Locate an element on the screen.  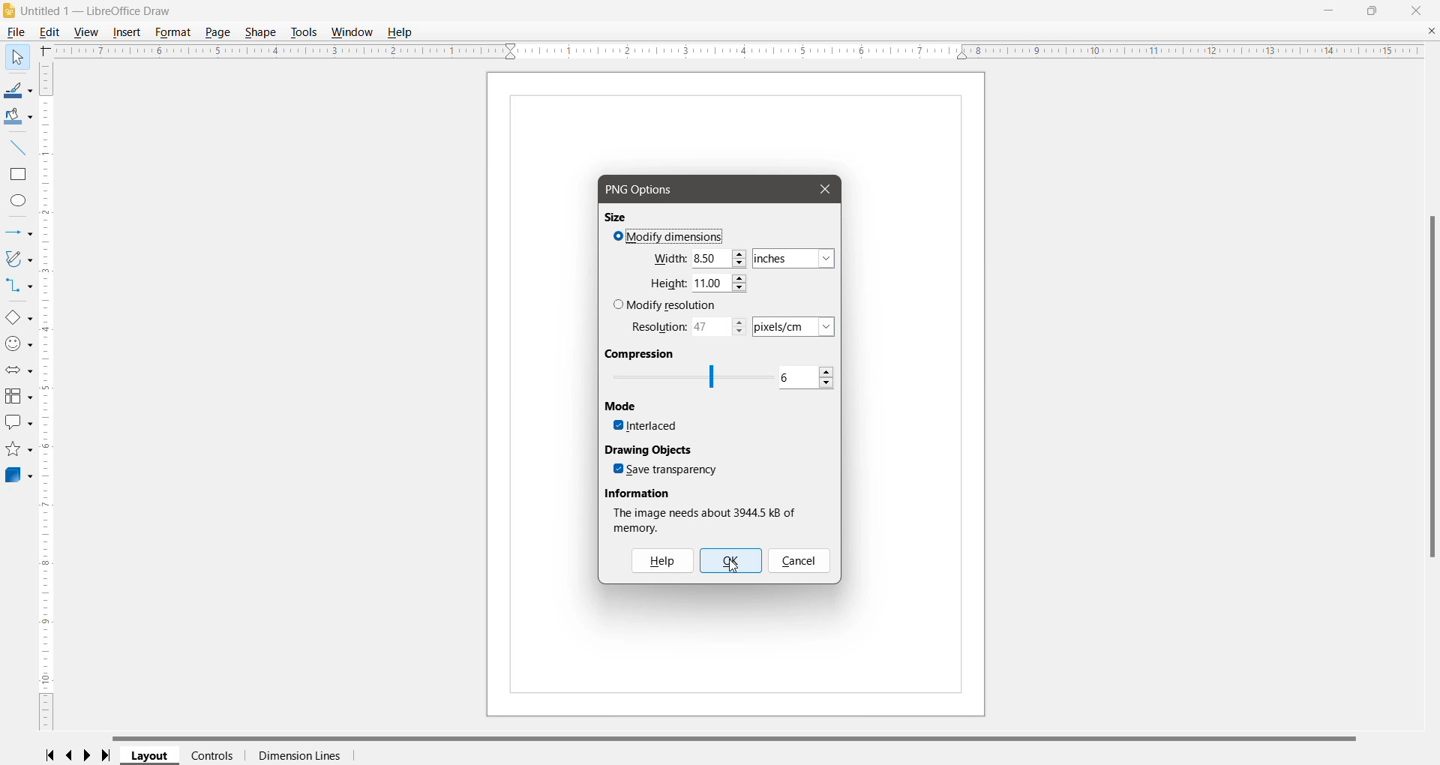
PNG Options is located at coordinates (644, 190).